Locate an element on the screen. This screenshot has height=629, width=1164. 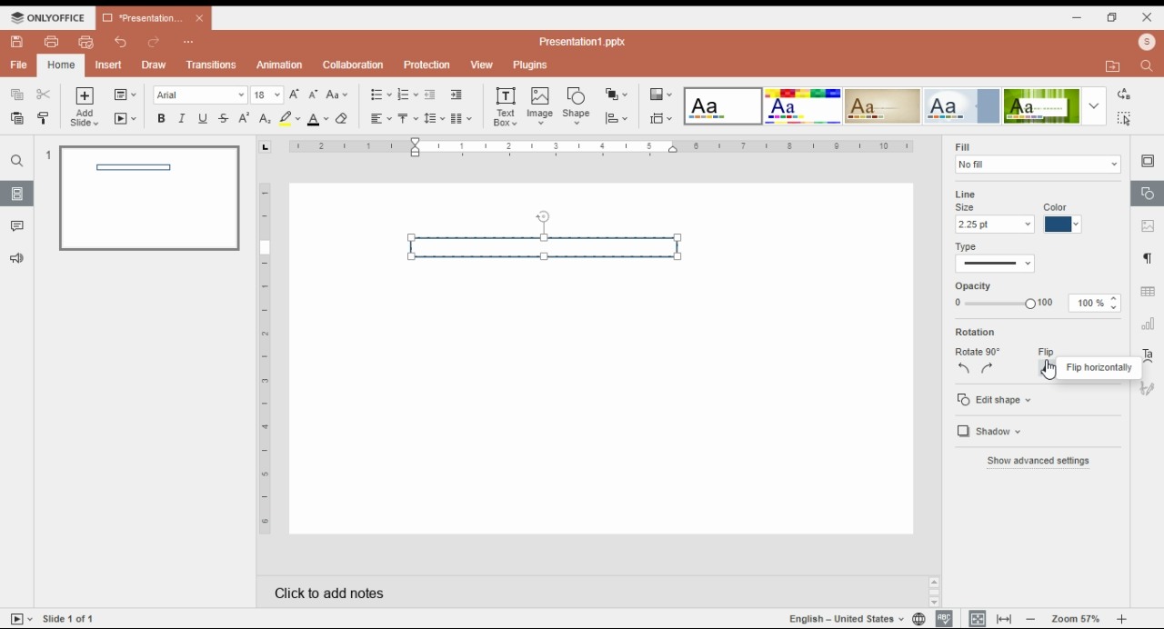
decrease indent is located at coordinates (430, 95).